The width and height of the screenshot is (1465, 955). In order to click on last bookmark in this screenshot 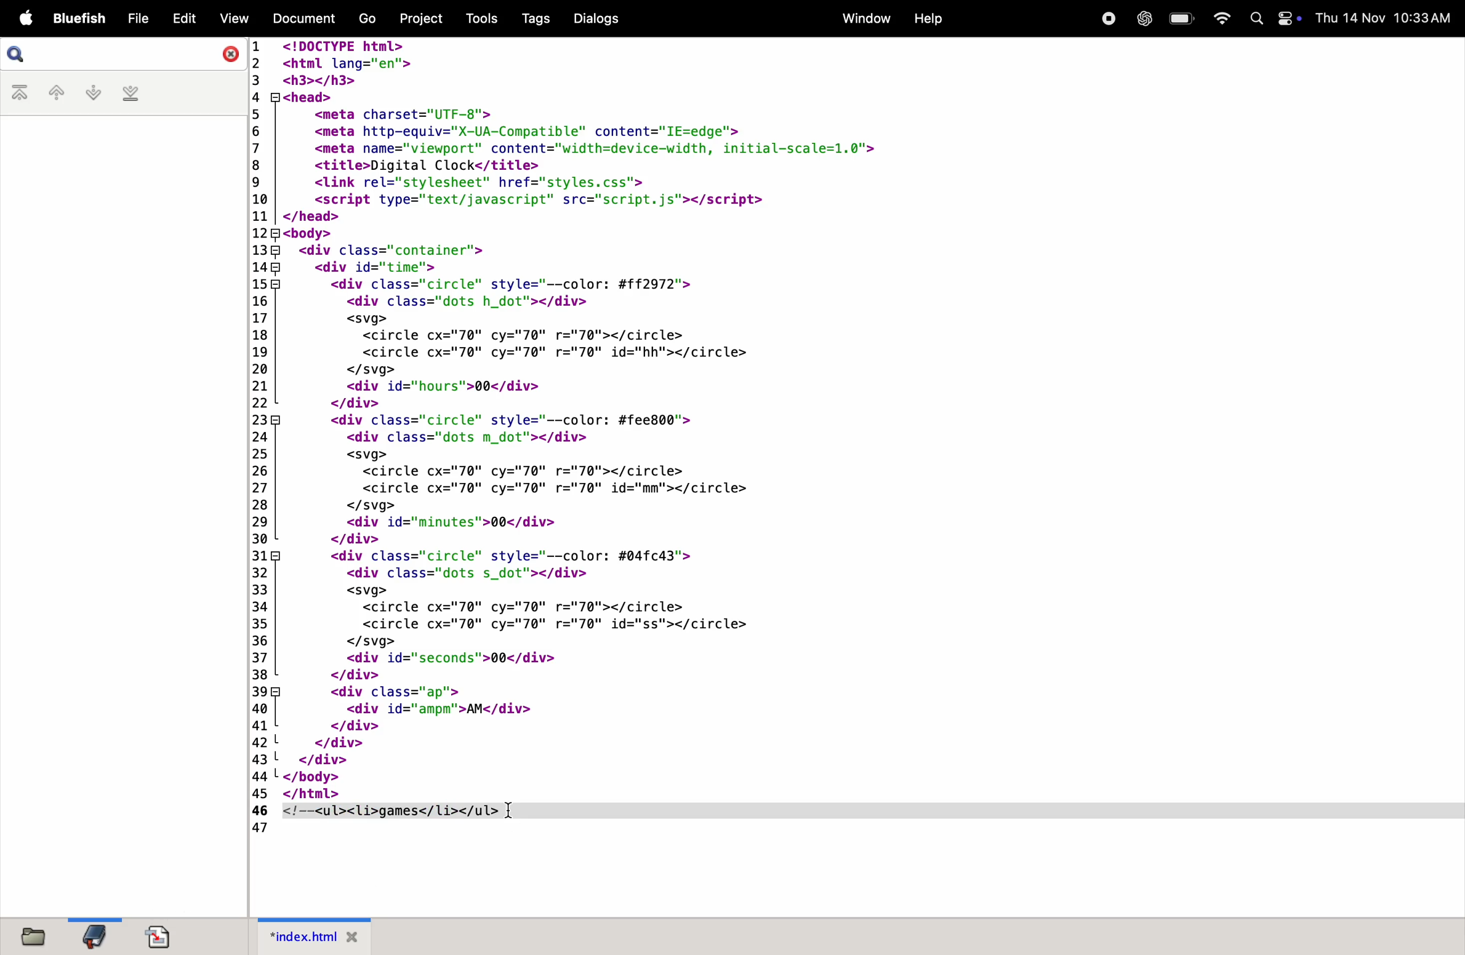, I will do `click(131, 95)`.